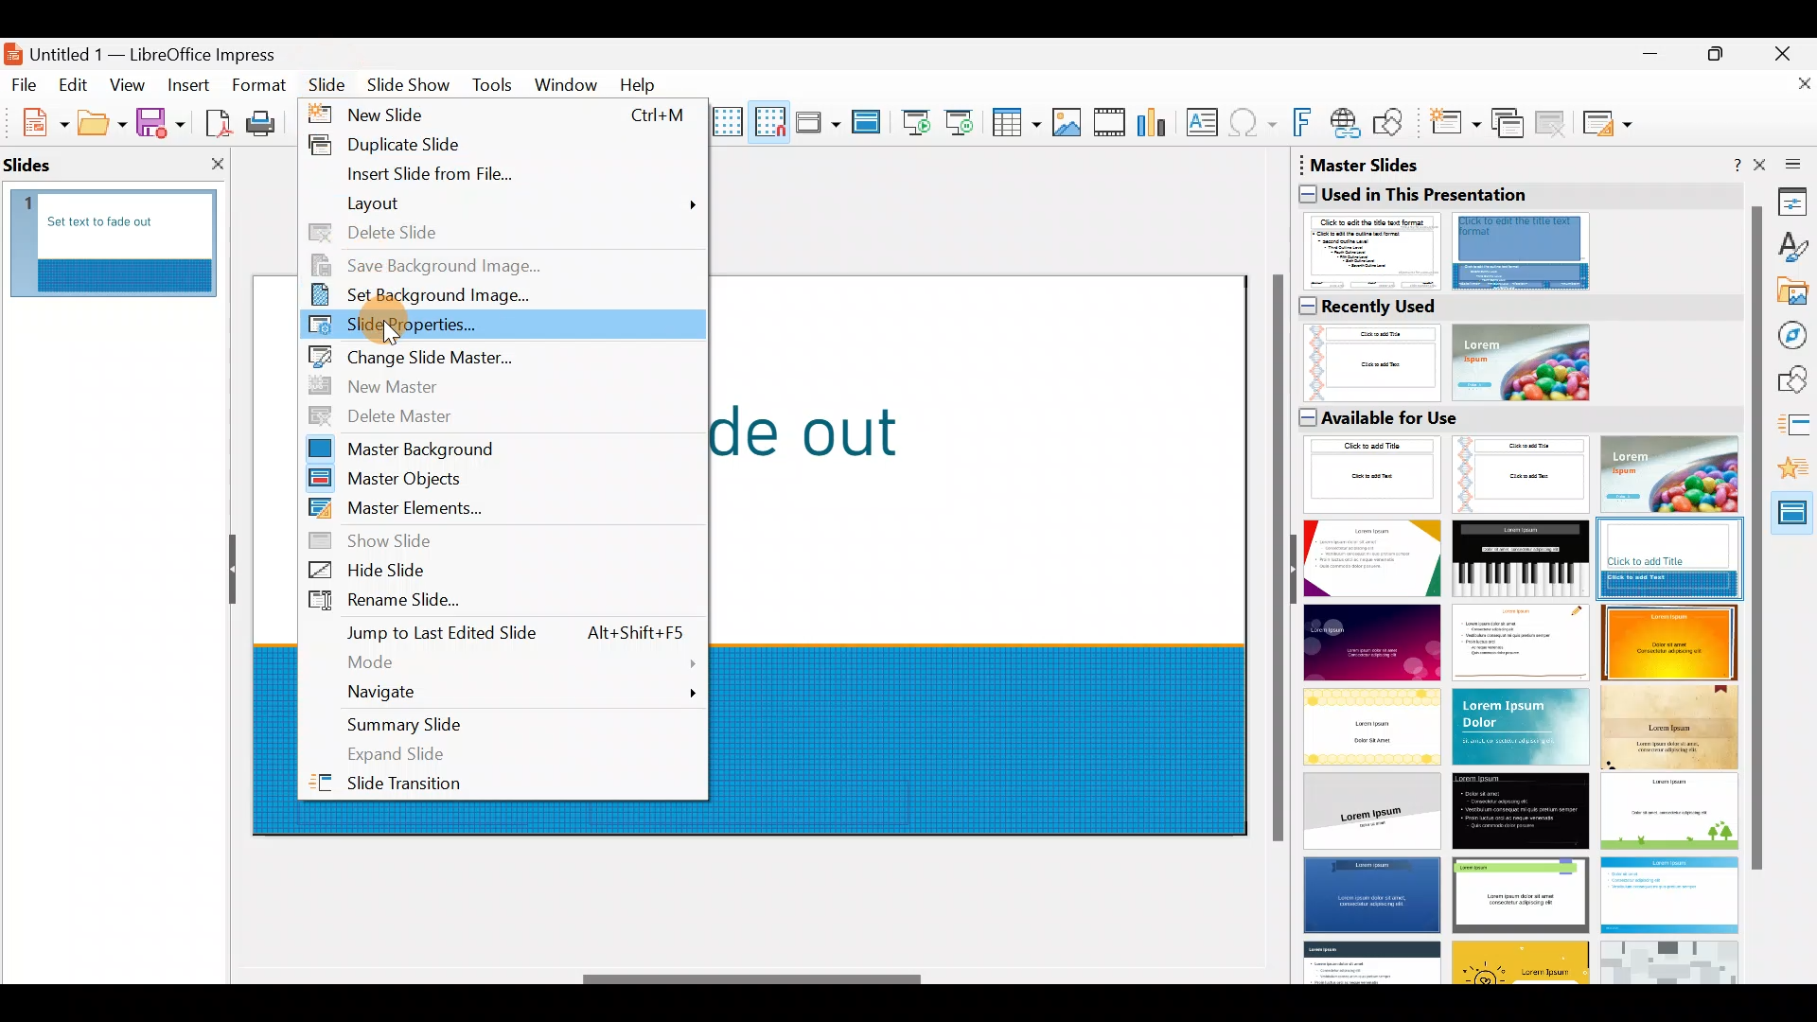 Image resolution: width=1817 pixels, height=1022 pixels. What do you see at coordinates (1793, 92) in the screenshot?
I see `Close document` at bounding box center [1793, 92].